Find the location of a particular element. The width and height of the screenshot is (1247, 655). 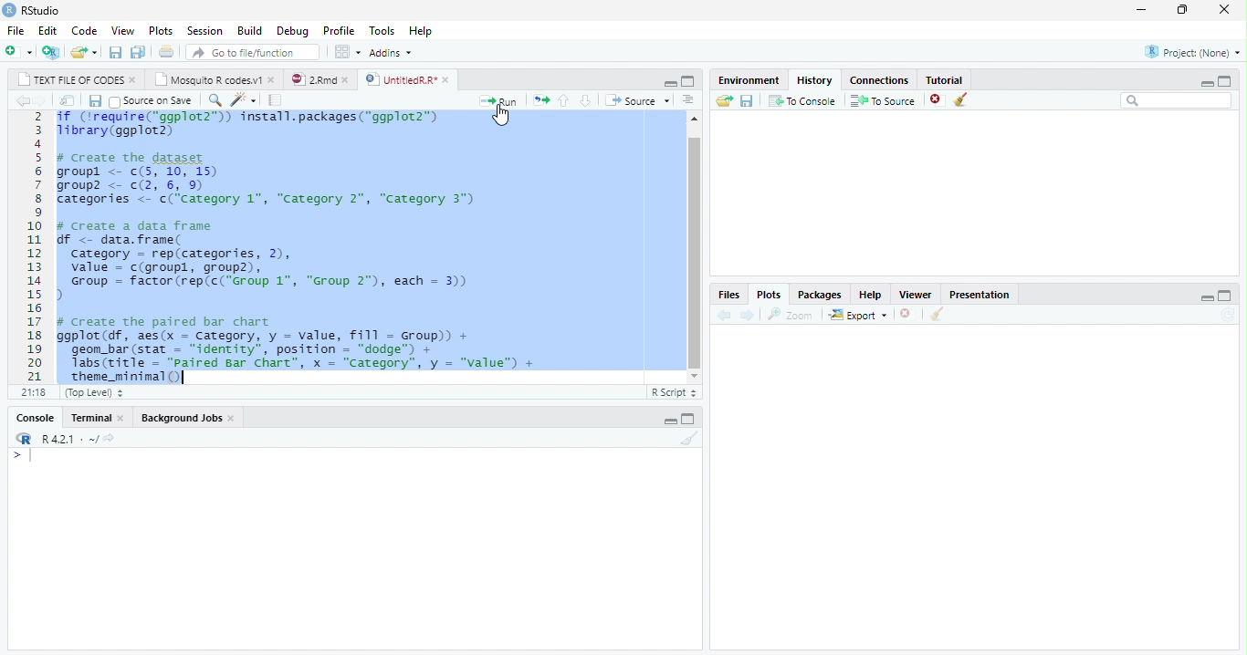

maximize is located at coordinates (1182, 10).